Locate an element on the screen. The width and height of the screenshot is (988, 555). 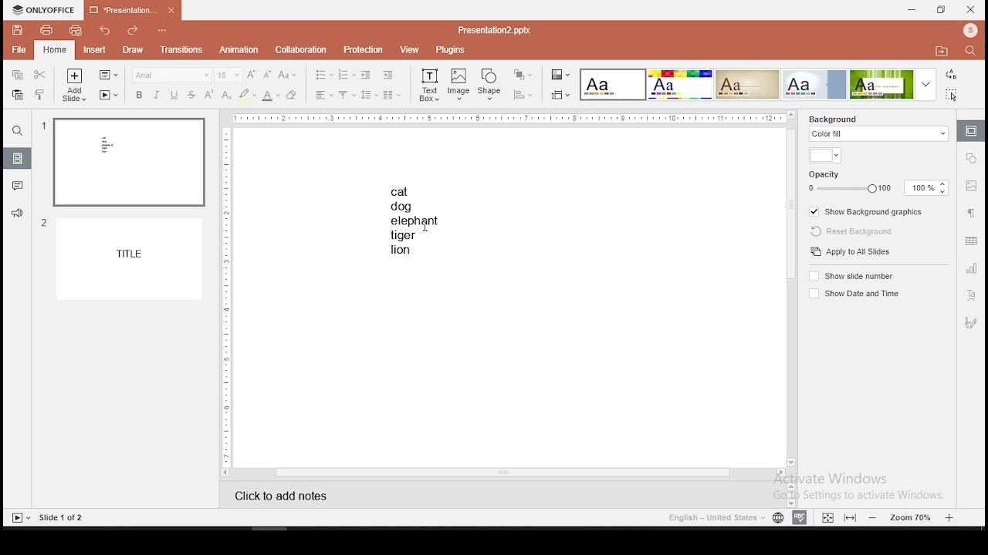
chart settings is located at coordinates (970, 269).